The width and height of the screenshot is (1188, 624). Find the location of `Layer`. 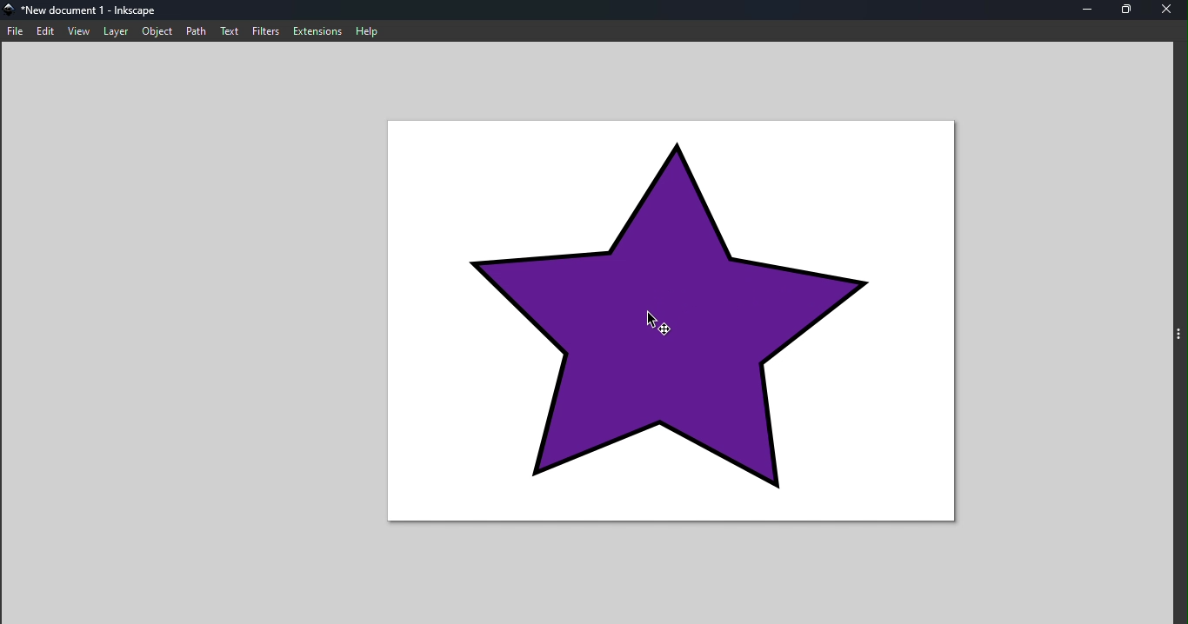

Layer is located at coordinates (114, 31).